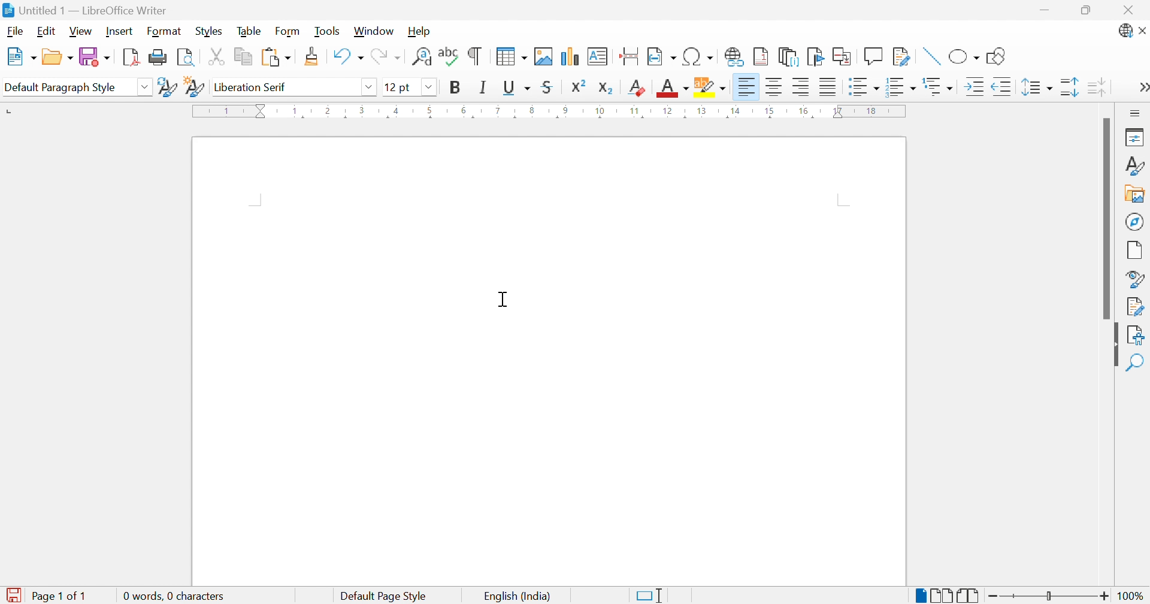 This screenshot has height=604, width=1150. Describe the element at coordinates (1134, 169) in the screenshot. I see `Styles` at that location.